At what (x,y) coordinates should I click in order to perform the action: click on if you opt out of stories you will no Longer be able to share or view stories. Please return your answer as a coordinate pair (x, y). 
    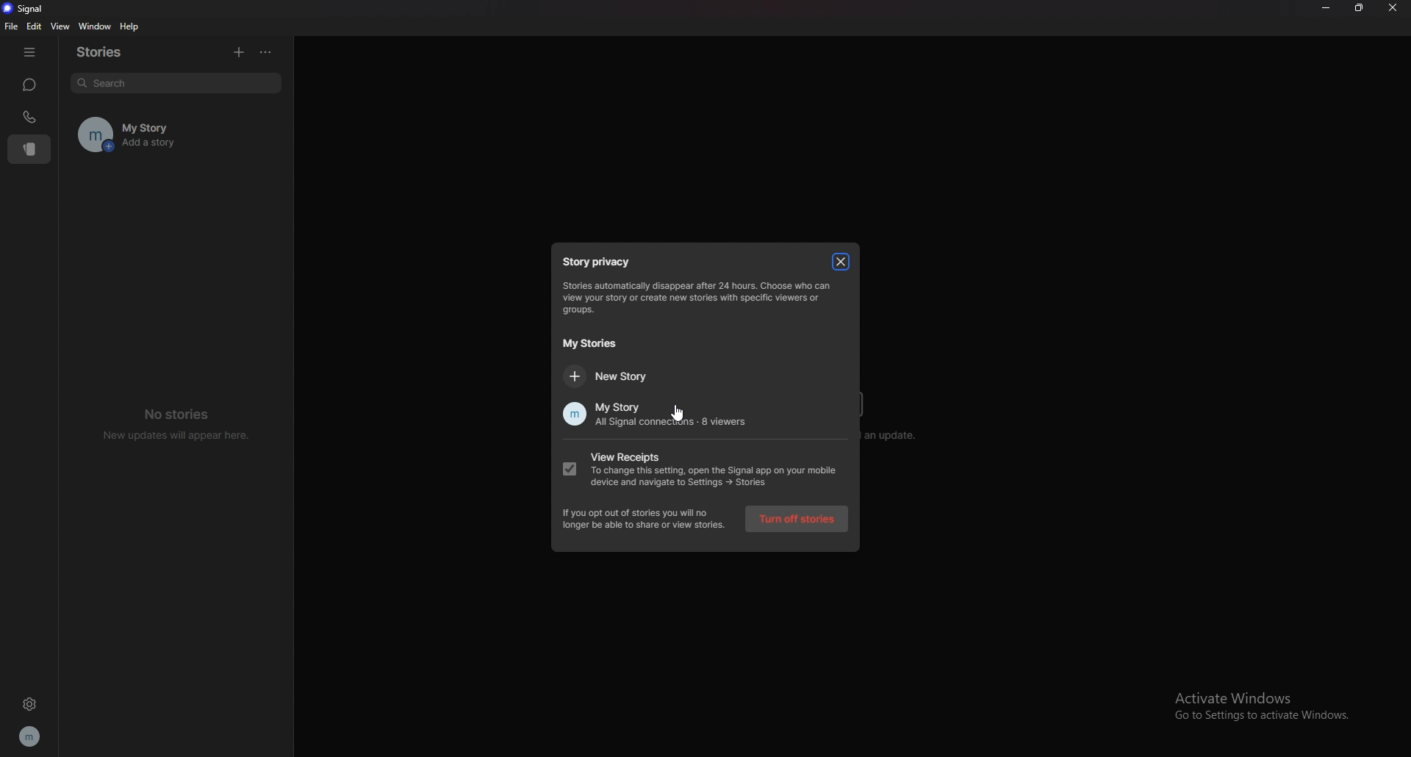
    Looking at the image, I should click on (645, 519).